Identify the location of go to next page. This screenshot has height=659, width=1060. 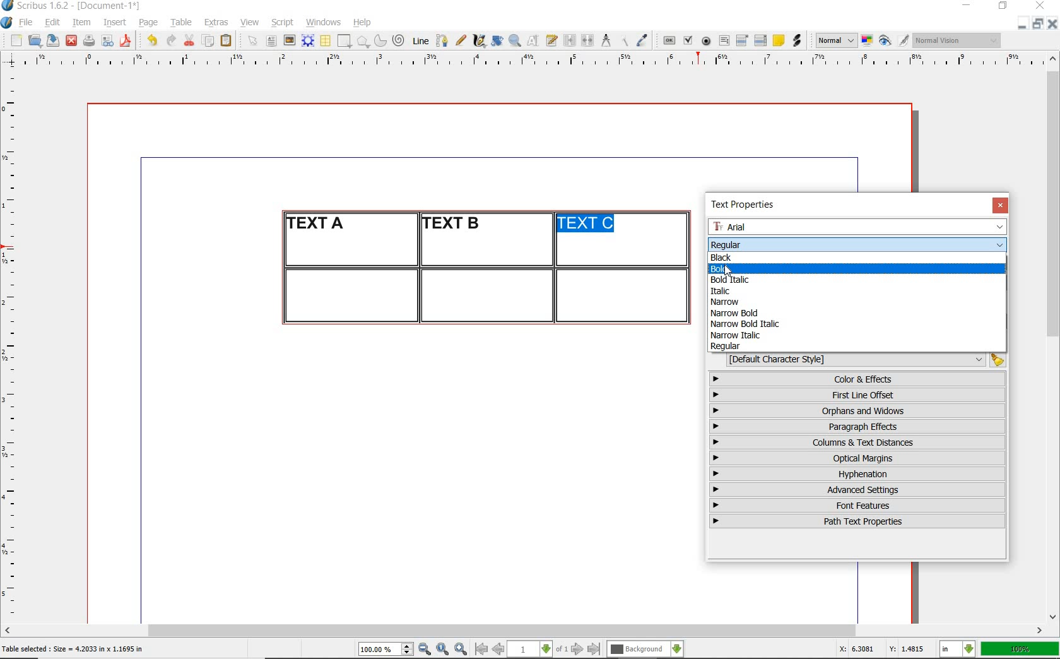
(577, 650).